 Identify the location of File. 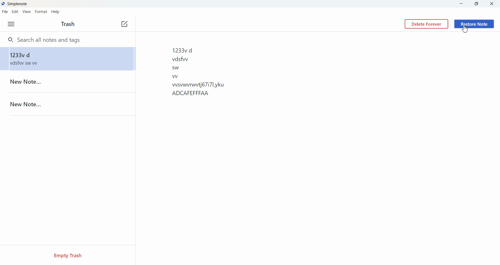
(5, 11).